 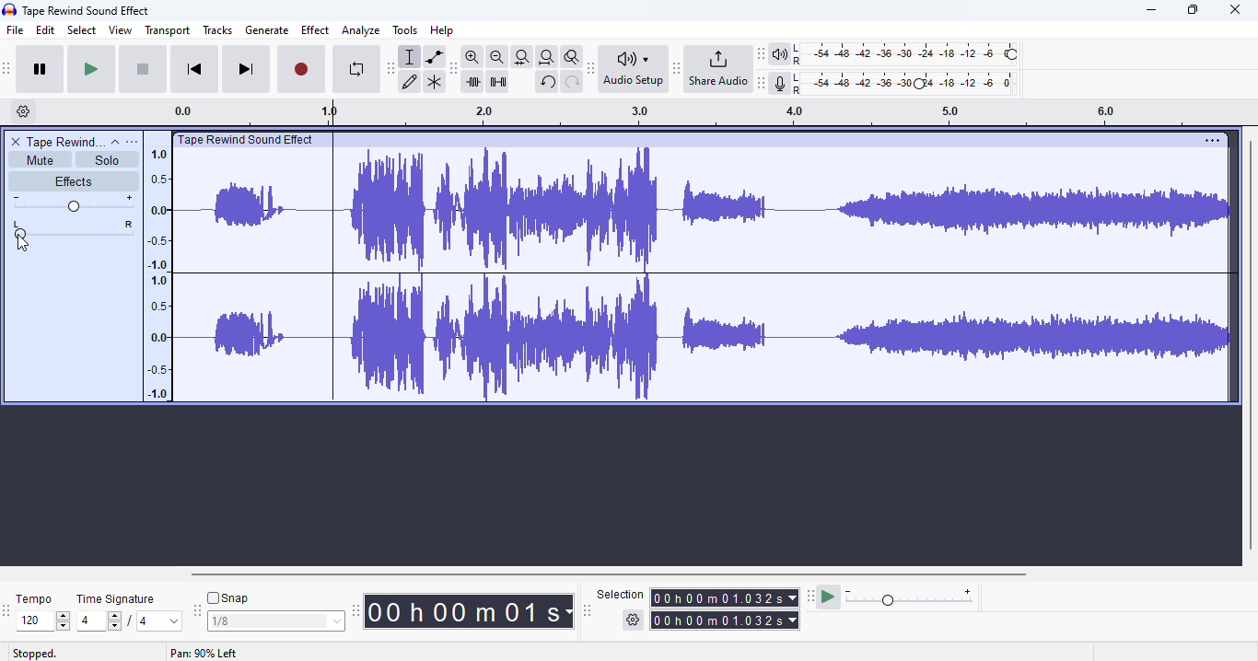 I want to click on tempo, so click(x=33, y=598).